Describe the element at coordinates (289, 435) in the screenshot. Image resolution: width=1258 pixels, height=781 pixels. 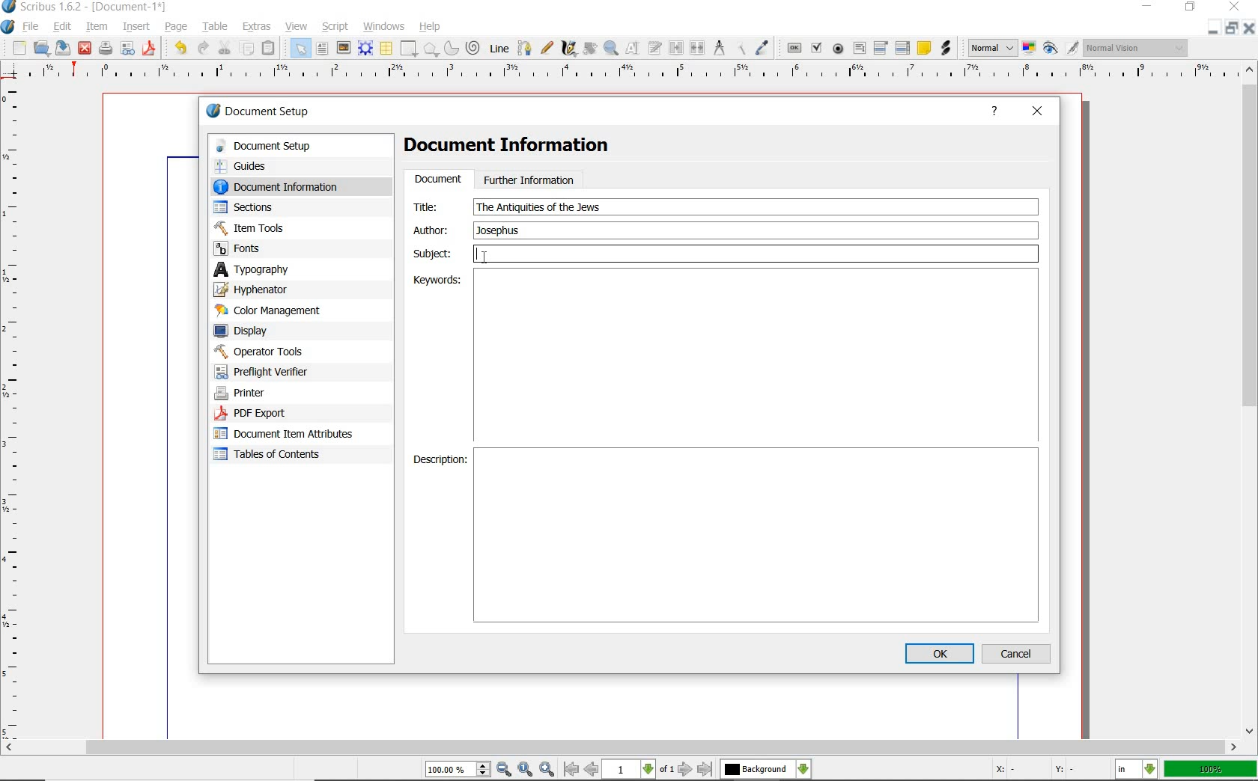
I see `document item attributes` at that location.